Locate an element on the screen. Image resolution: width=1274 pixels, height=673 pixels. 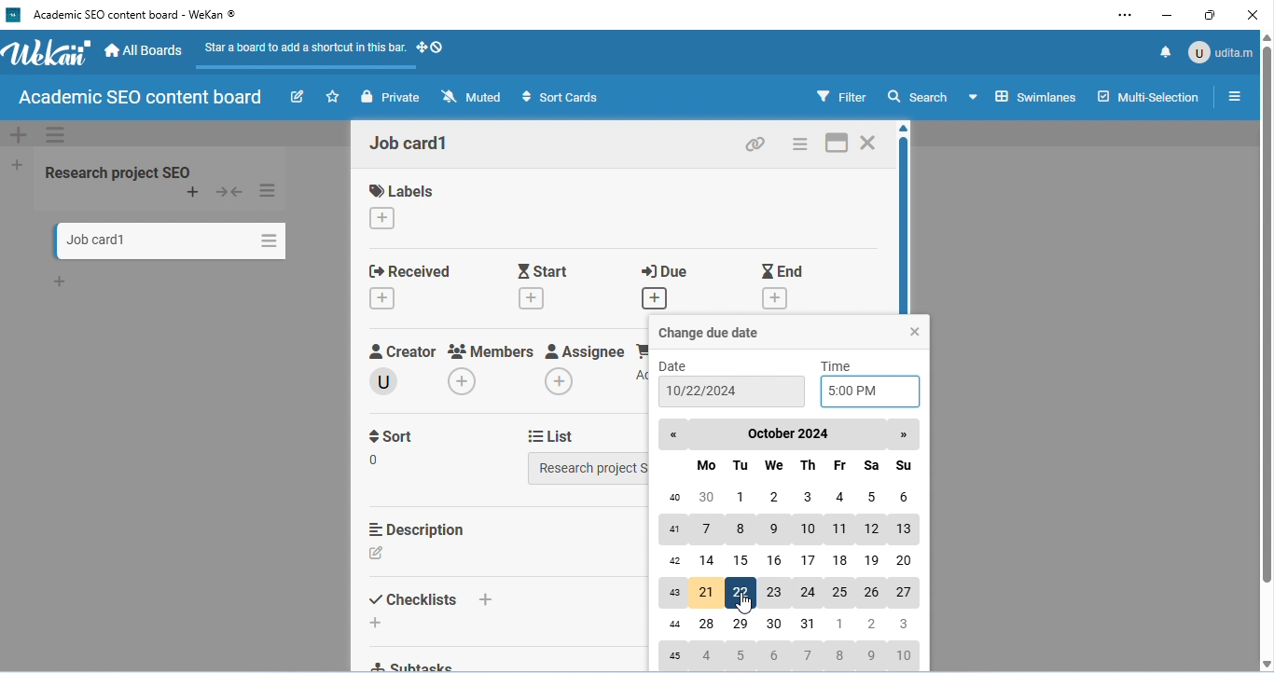
muted is located at coordinates (473, 97).